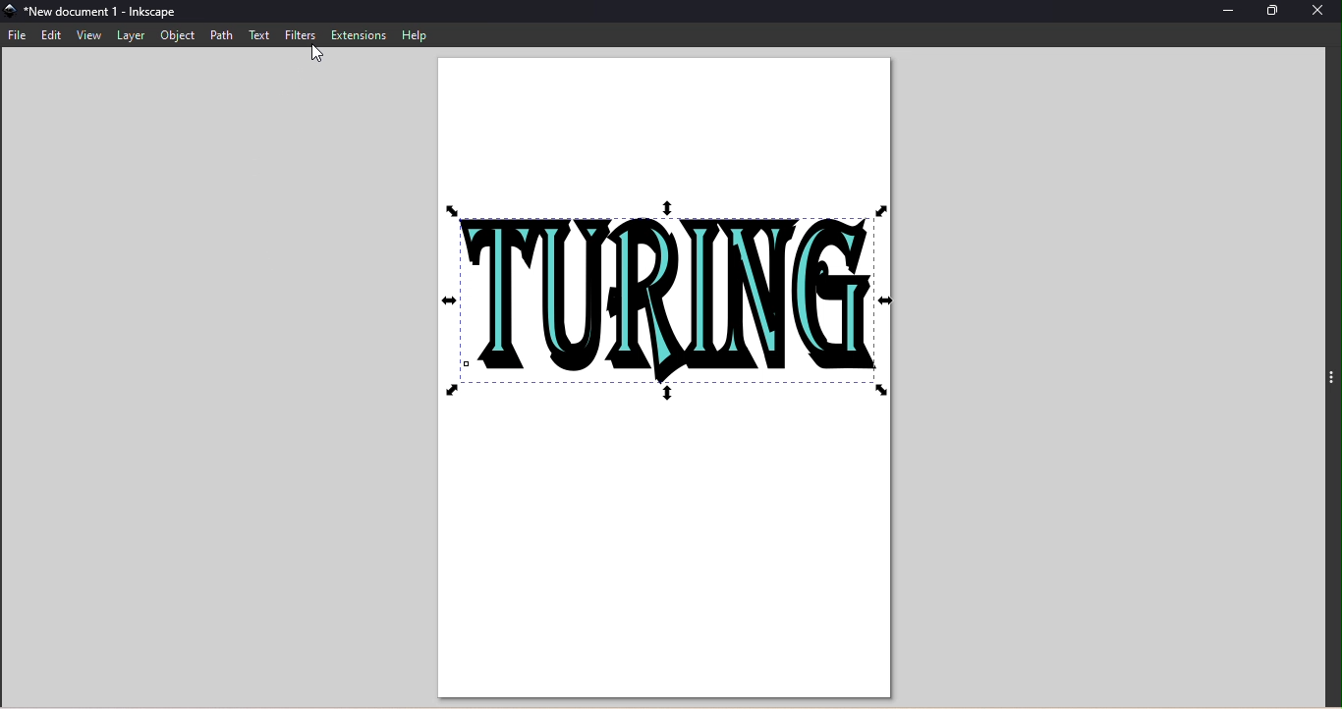 The width and height of the screenshot is (1342, 709). I want to click on Text, so click(261, 36).